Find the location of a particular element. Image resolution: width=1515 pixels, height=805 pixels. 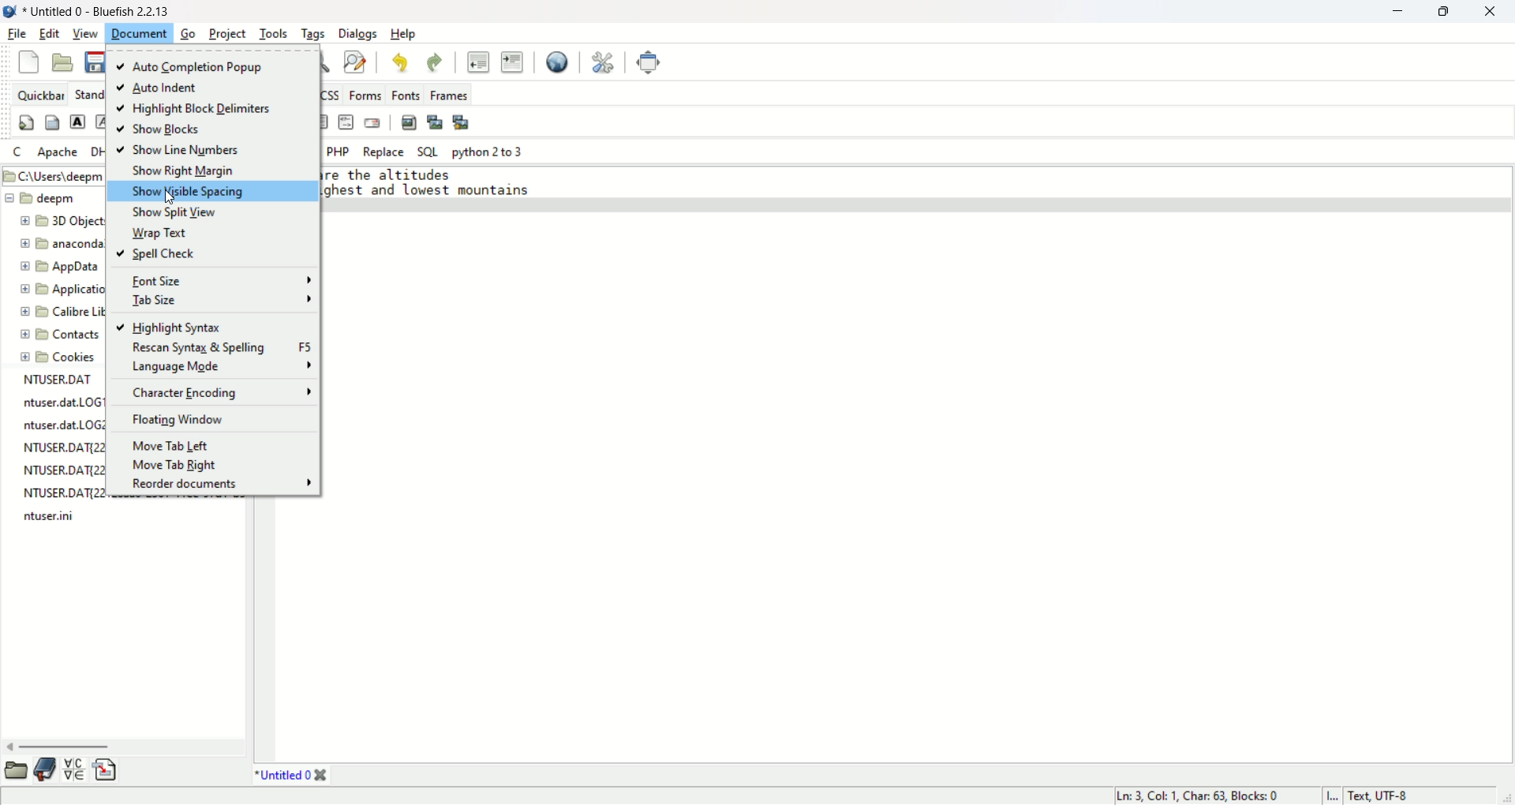

new is located at coordinates (29, 61).